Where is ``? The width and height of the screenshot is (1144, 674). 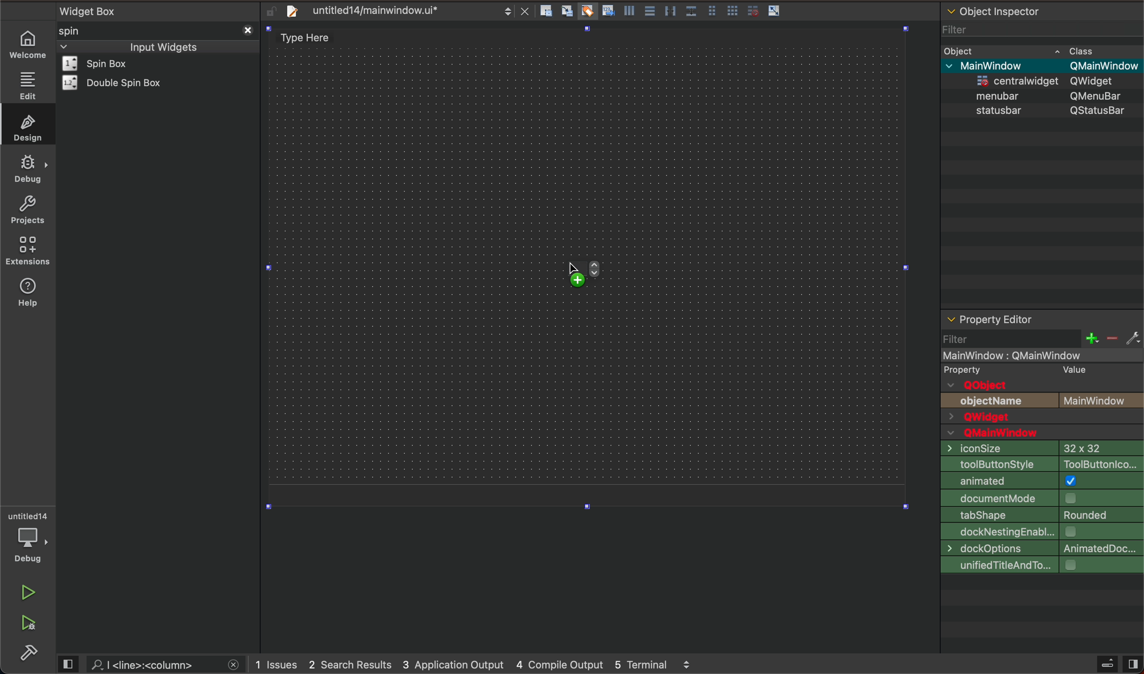  is located at coordinates (1098, 95).